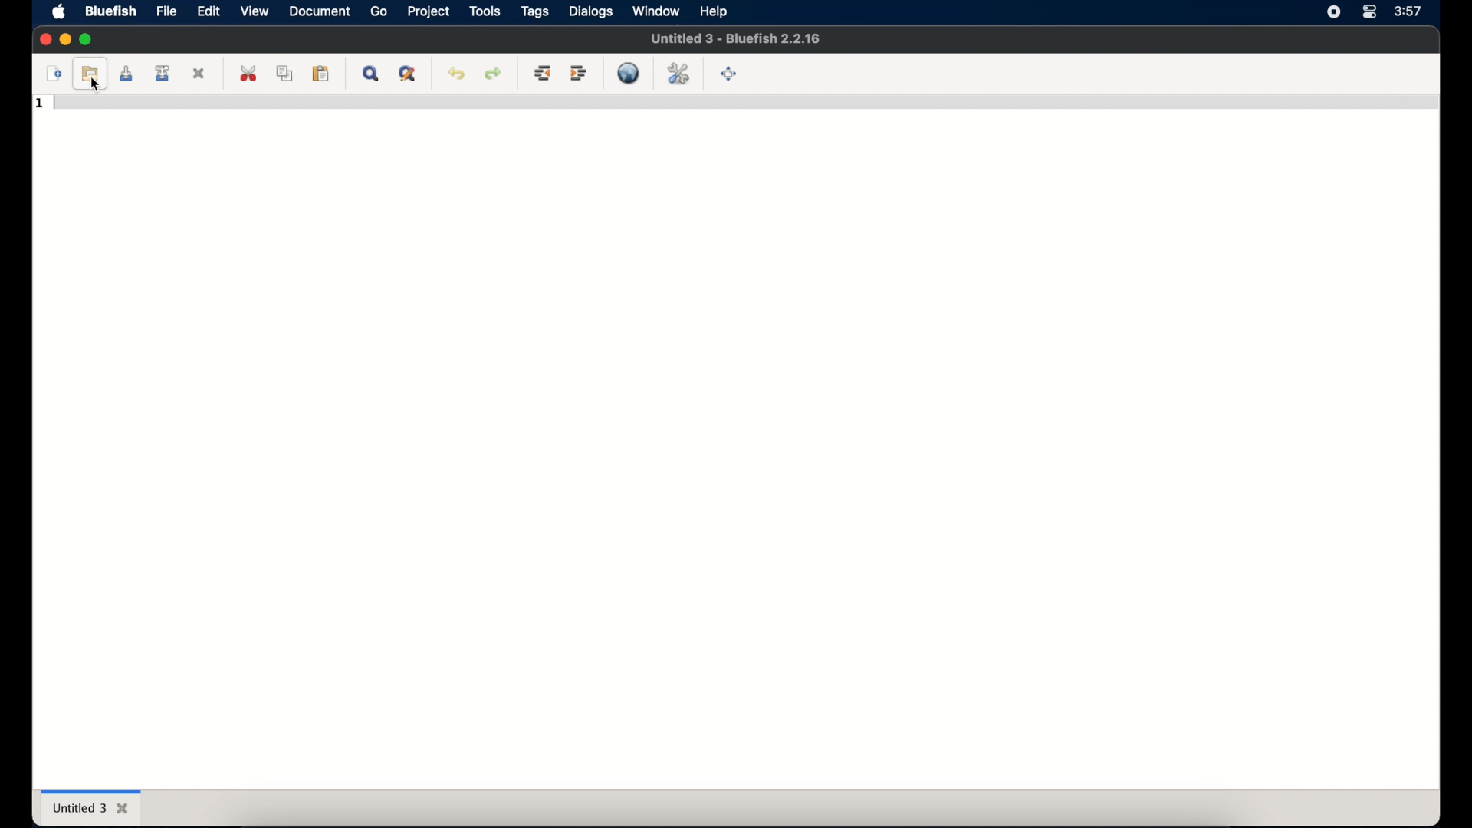  I want to click on save file as, so click(165, 74).